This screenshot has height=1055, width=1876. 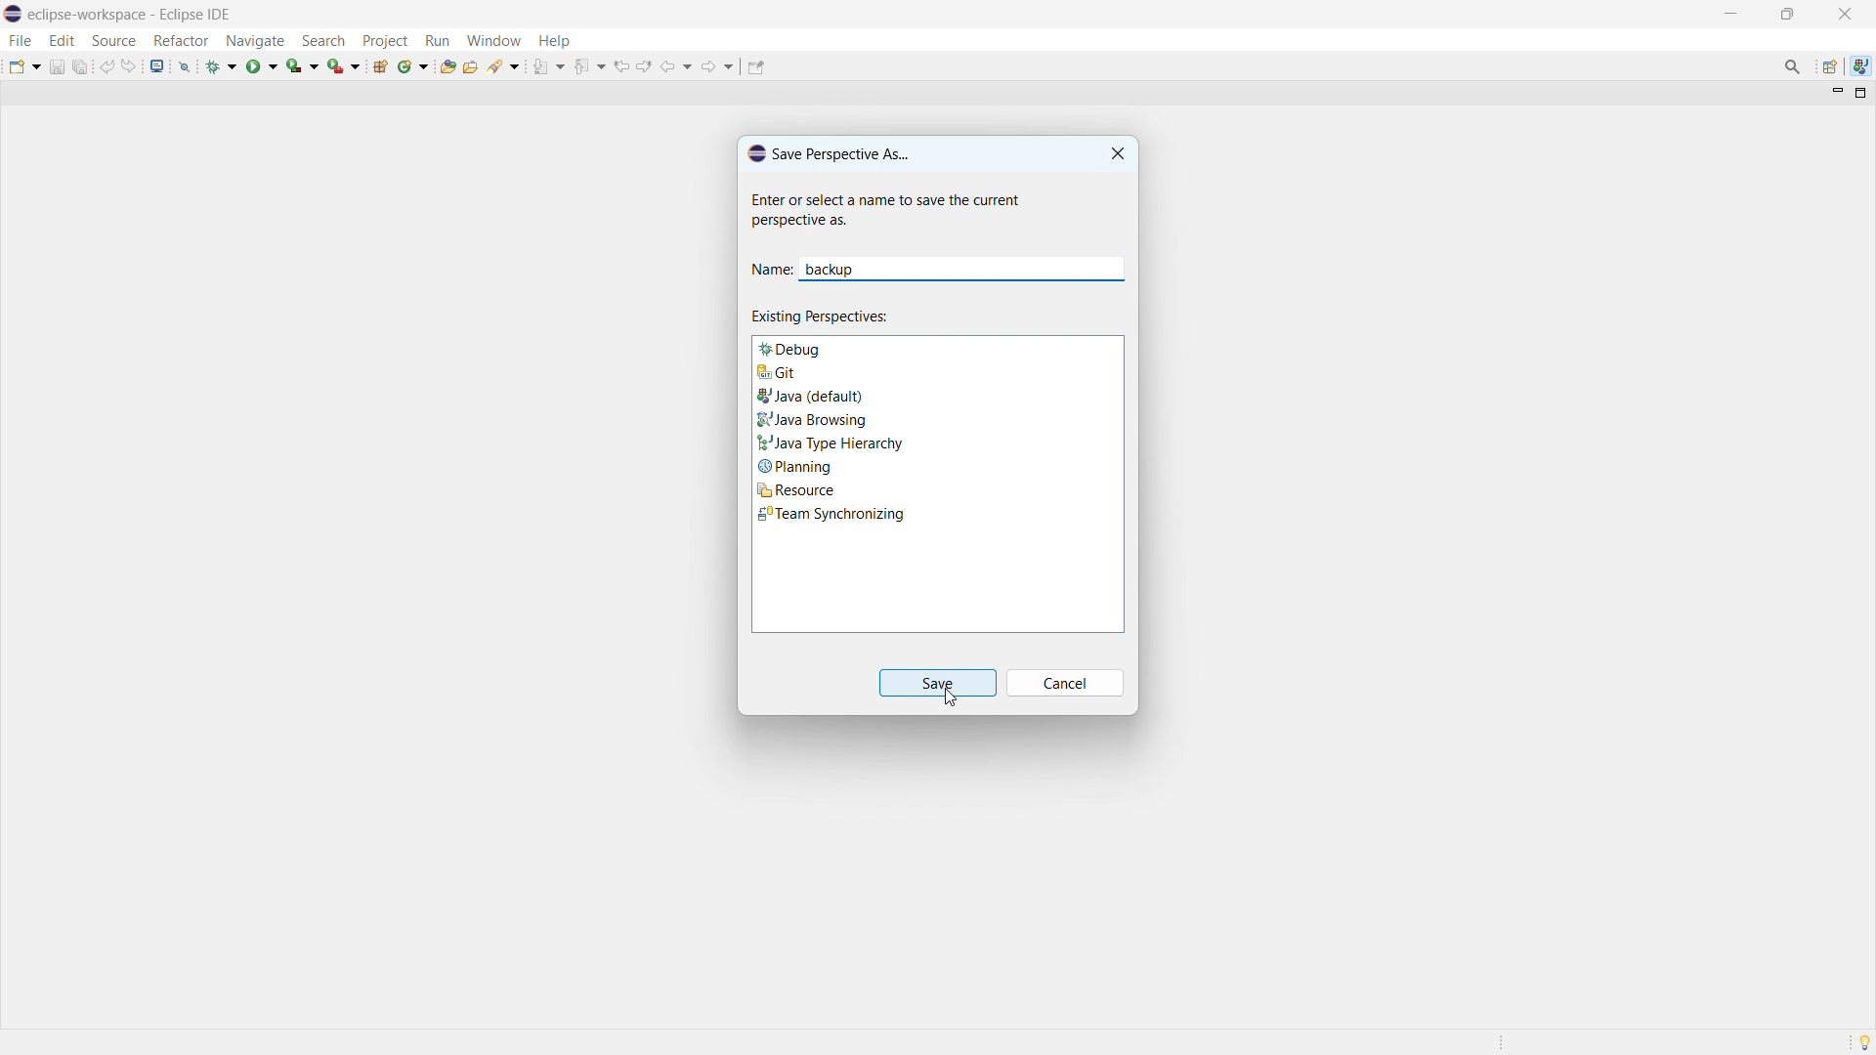 What do you see at coordinates (717, 65) in the screenshot?
I see `forward` at bounding box center [717, 65].